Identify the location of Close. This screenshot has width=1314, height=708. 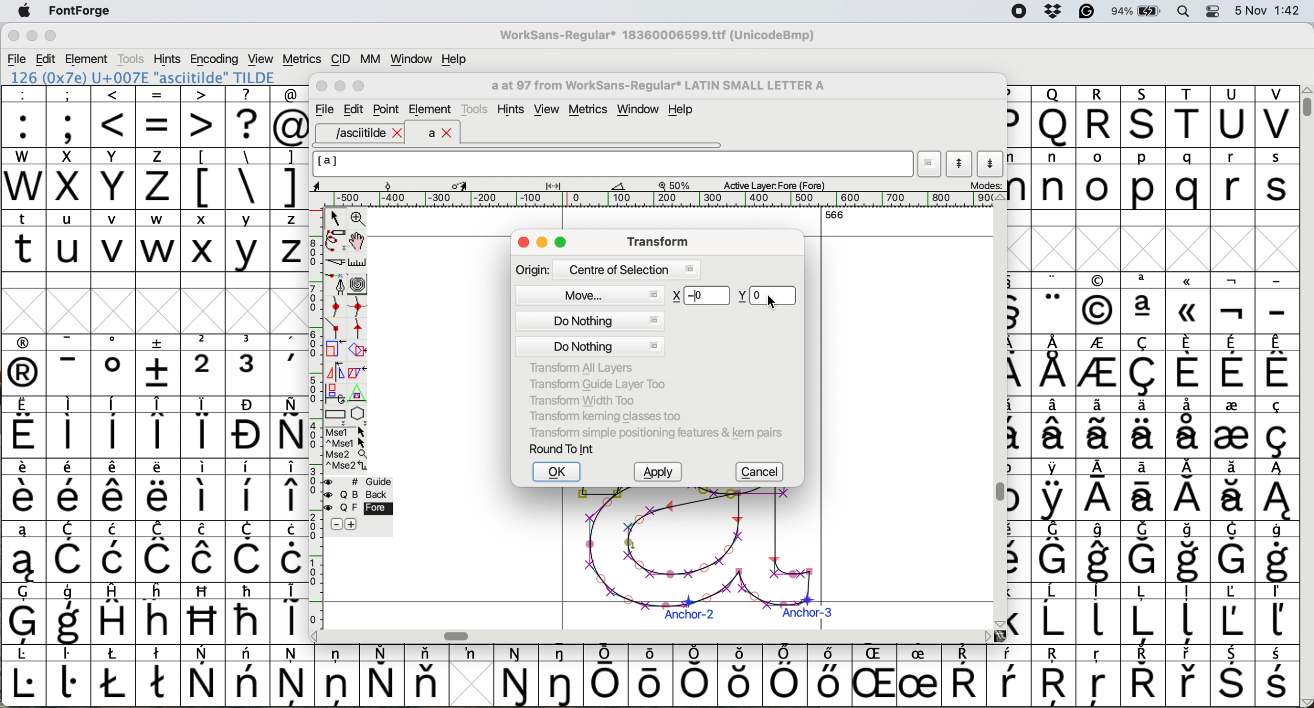
(322, 87).